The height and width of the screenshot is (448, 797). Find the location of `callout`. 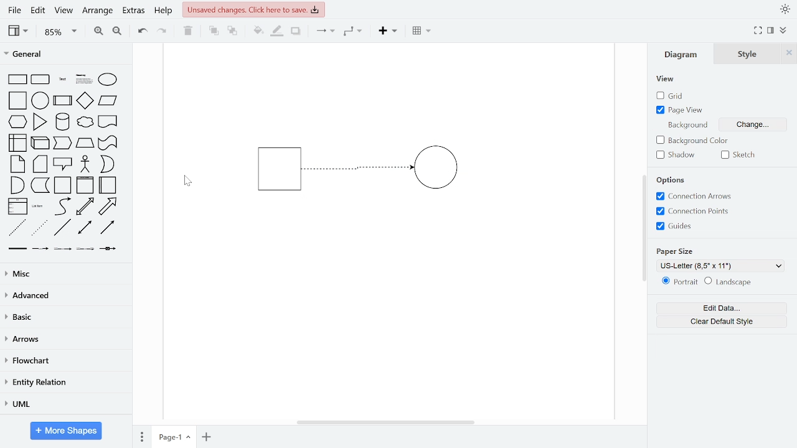

callout is located at coordinates (64, 164).